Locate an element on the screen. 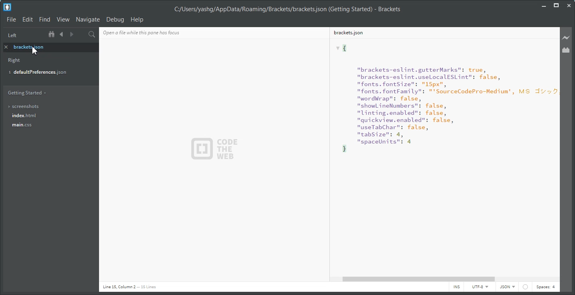 The height and width of the screenshot is (295, 575). Minimize is located at coordinates (544, 5).